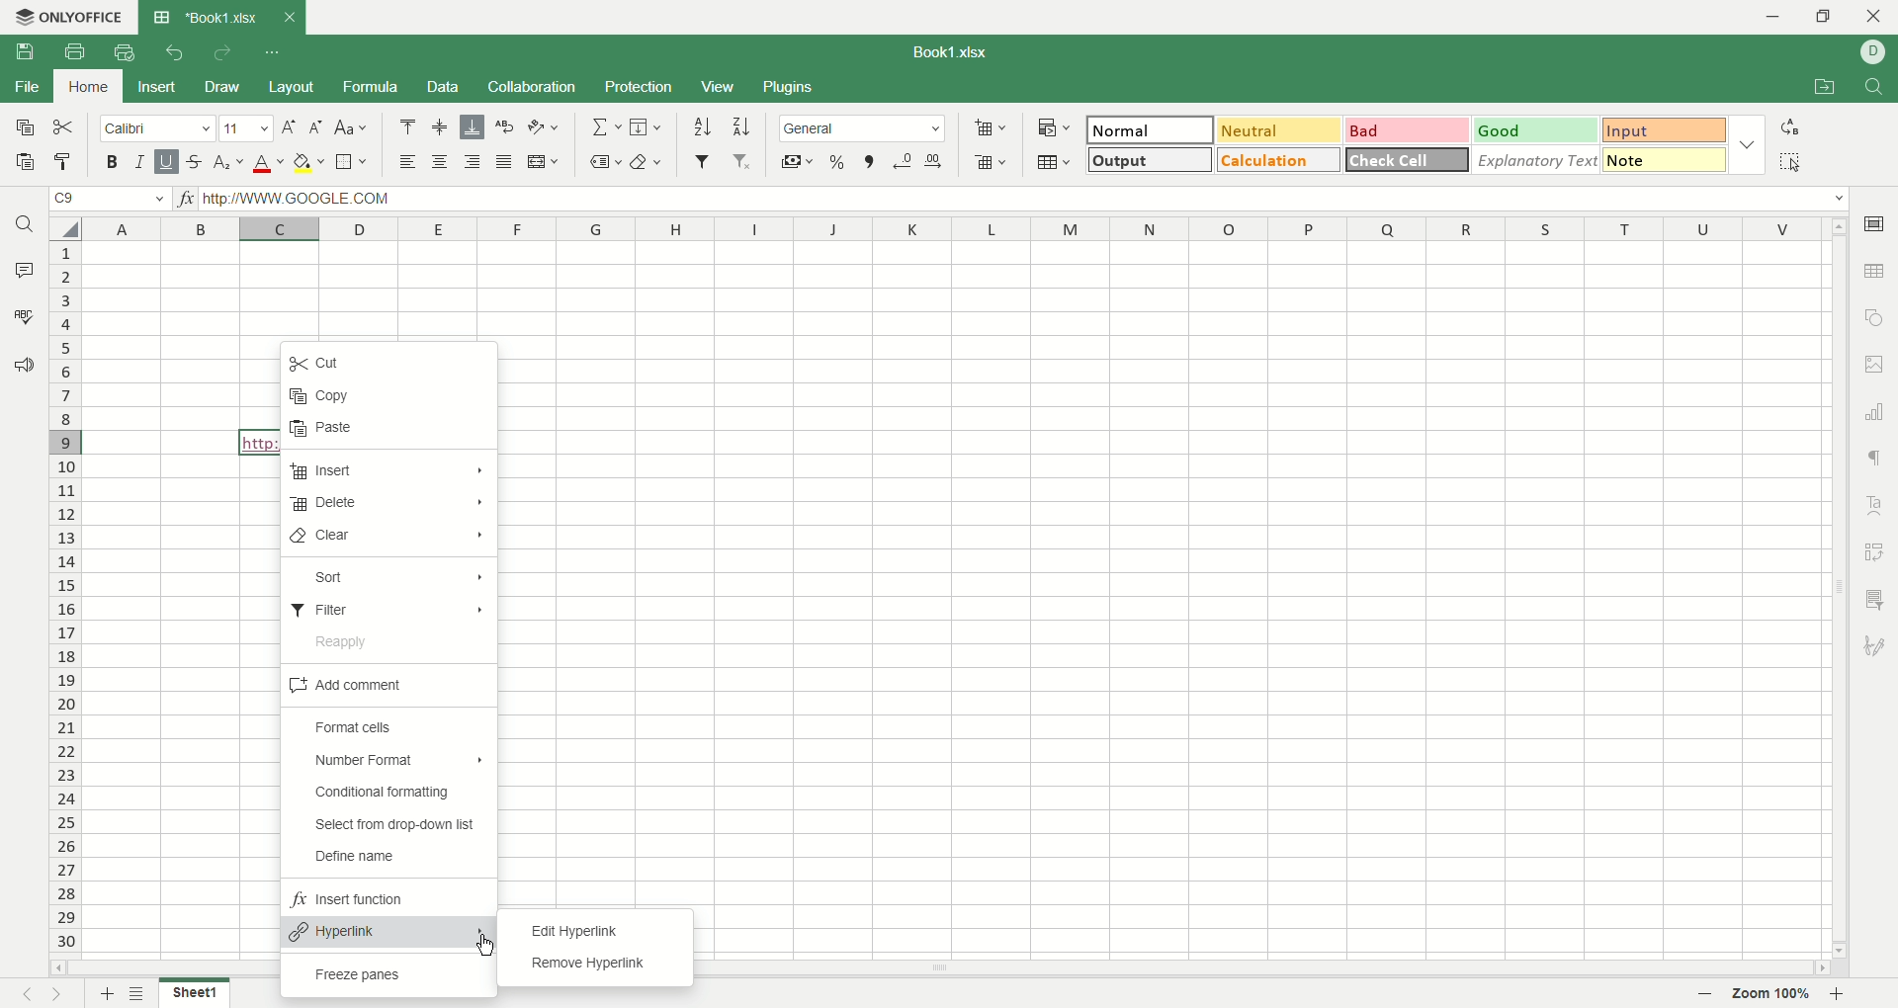 Image resolution: width=1898 pixels, height=1008 pixels. What do you see at coordinates (959, 228) in the screenshot?
I see `column name` at bounding box center [959, 228].